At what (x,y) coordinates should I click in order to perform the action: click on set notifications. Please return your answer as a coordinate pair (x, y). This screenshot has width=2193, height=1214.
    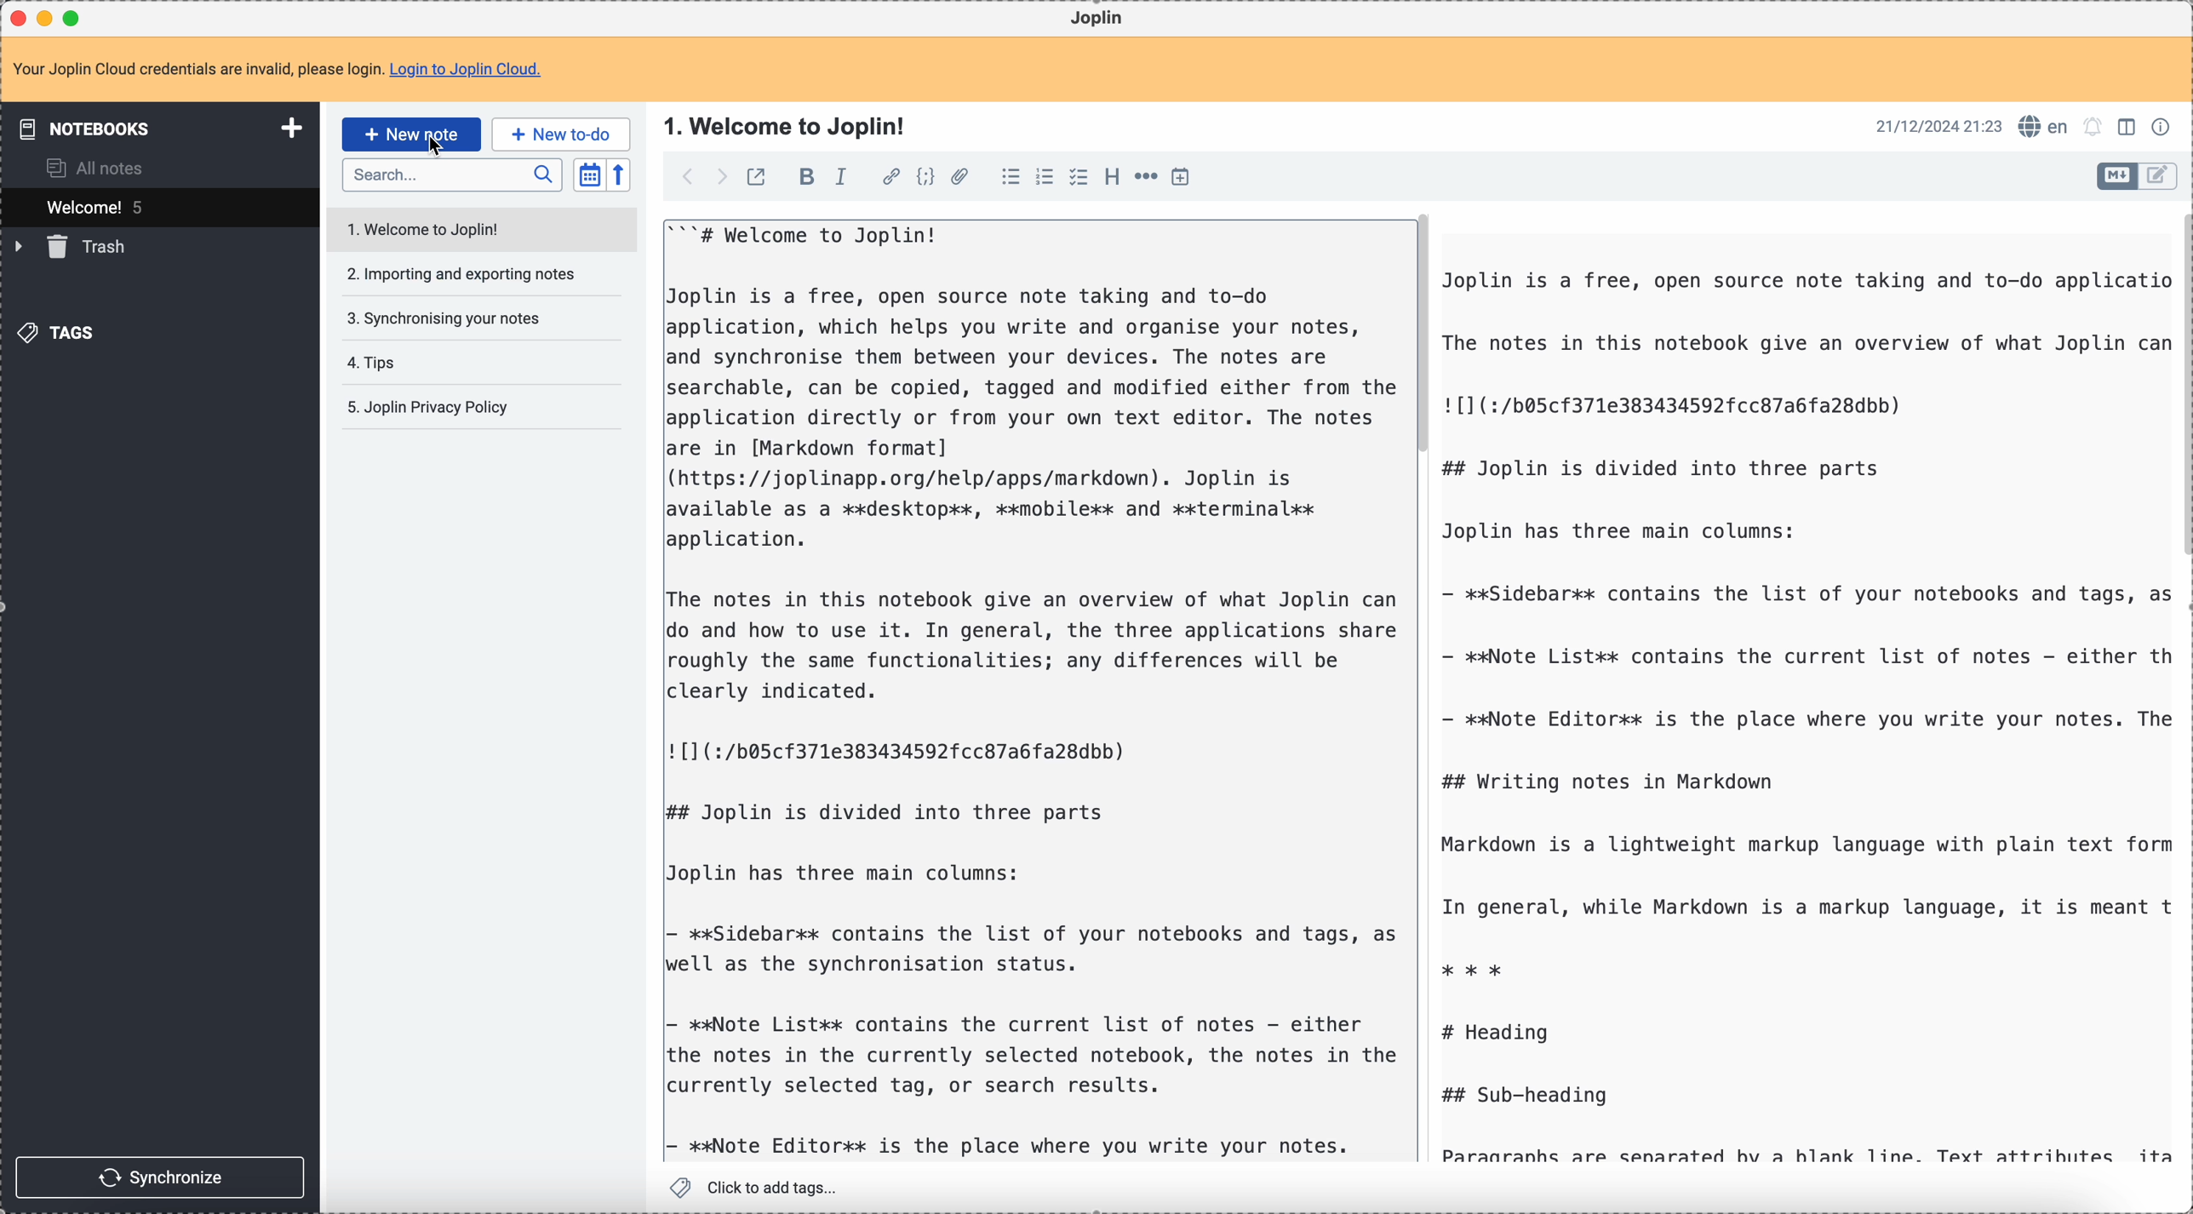
    Looking at the image, I should click on (2093, 126).